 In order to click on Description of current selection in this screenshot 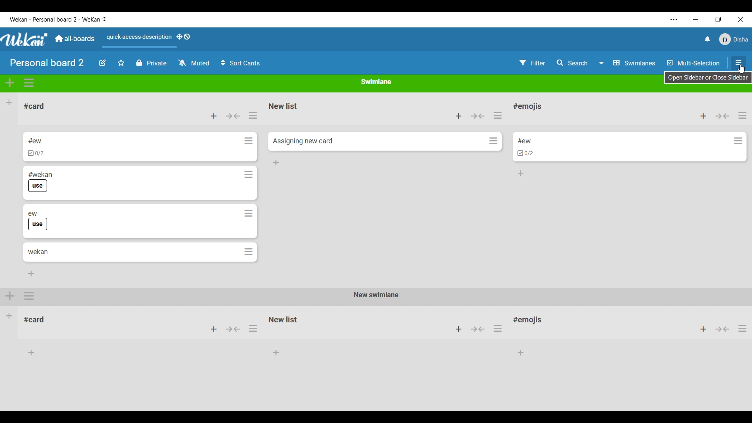, I will do `click(708, 79)`.